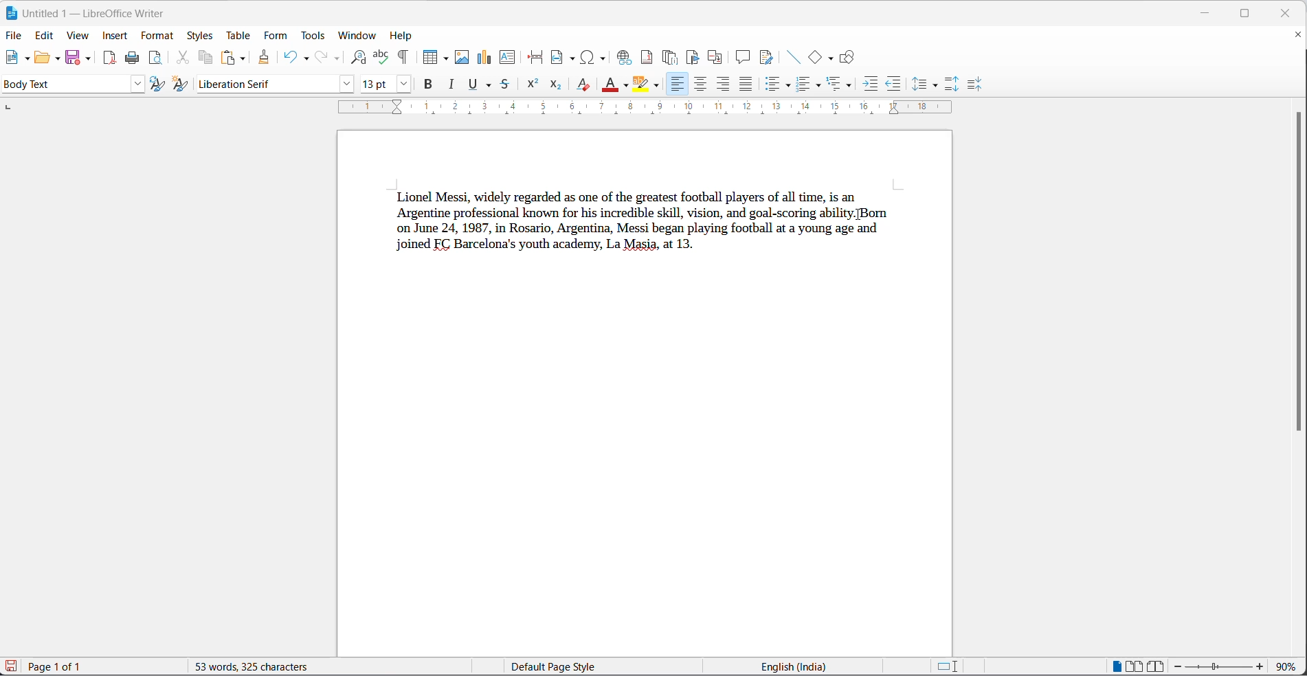 This screenshot has height=676, width=1307. Describe the element at coordinates (405, 85) in the screenshot. I see `font size options` at that location.